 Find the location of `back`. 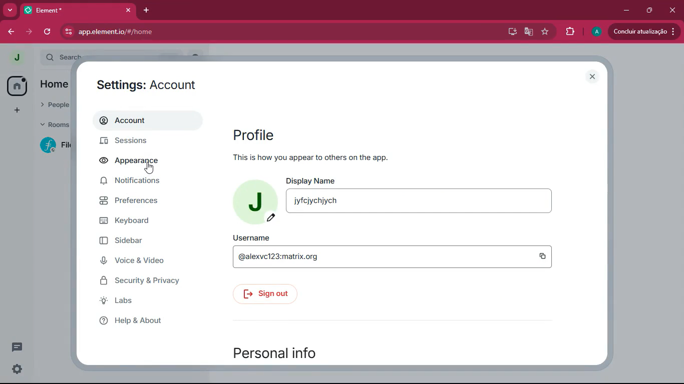

back is located at coordinates (11, 33).